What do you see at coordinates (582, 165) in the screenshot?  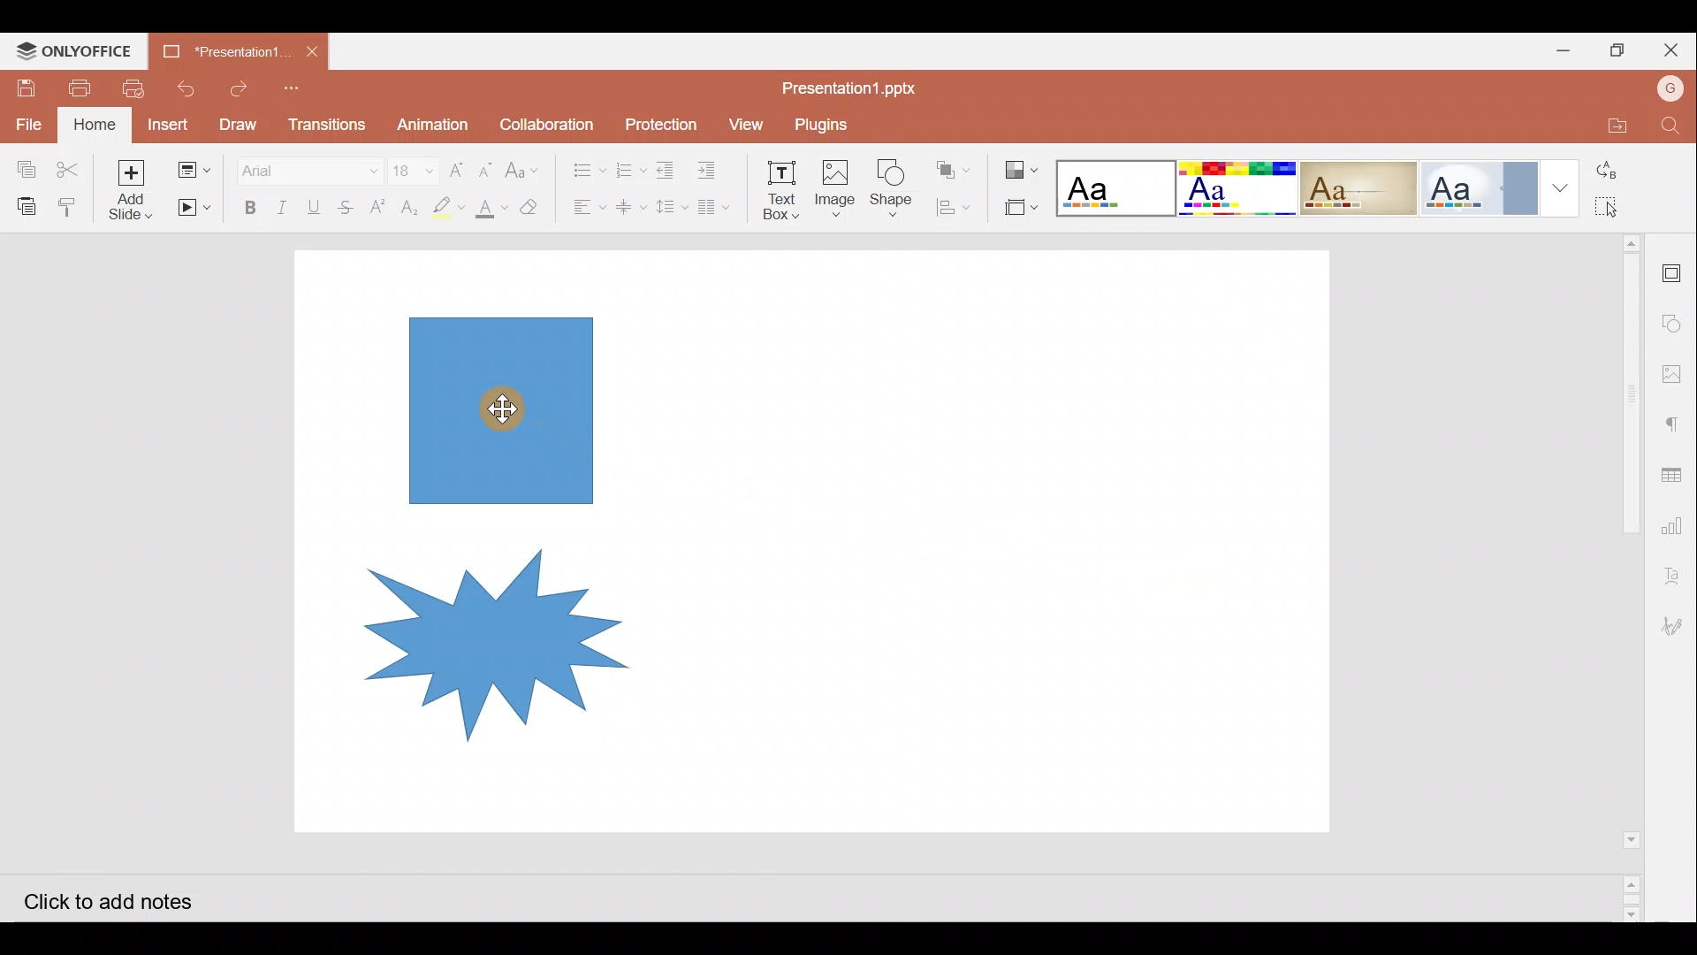 I see `Bullets` at bounding box center [582, 165].